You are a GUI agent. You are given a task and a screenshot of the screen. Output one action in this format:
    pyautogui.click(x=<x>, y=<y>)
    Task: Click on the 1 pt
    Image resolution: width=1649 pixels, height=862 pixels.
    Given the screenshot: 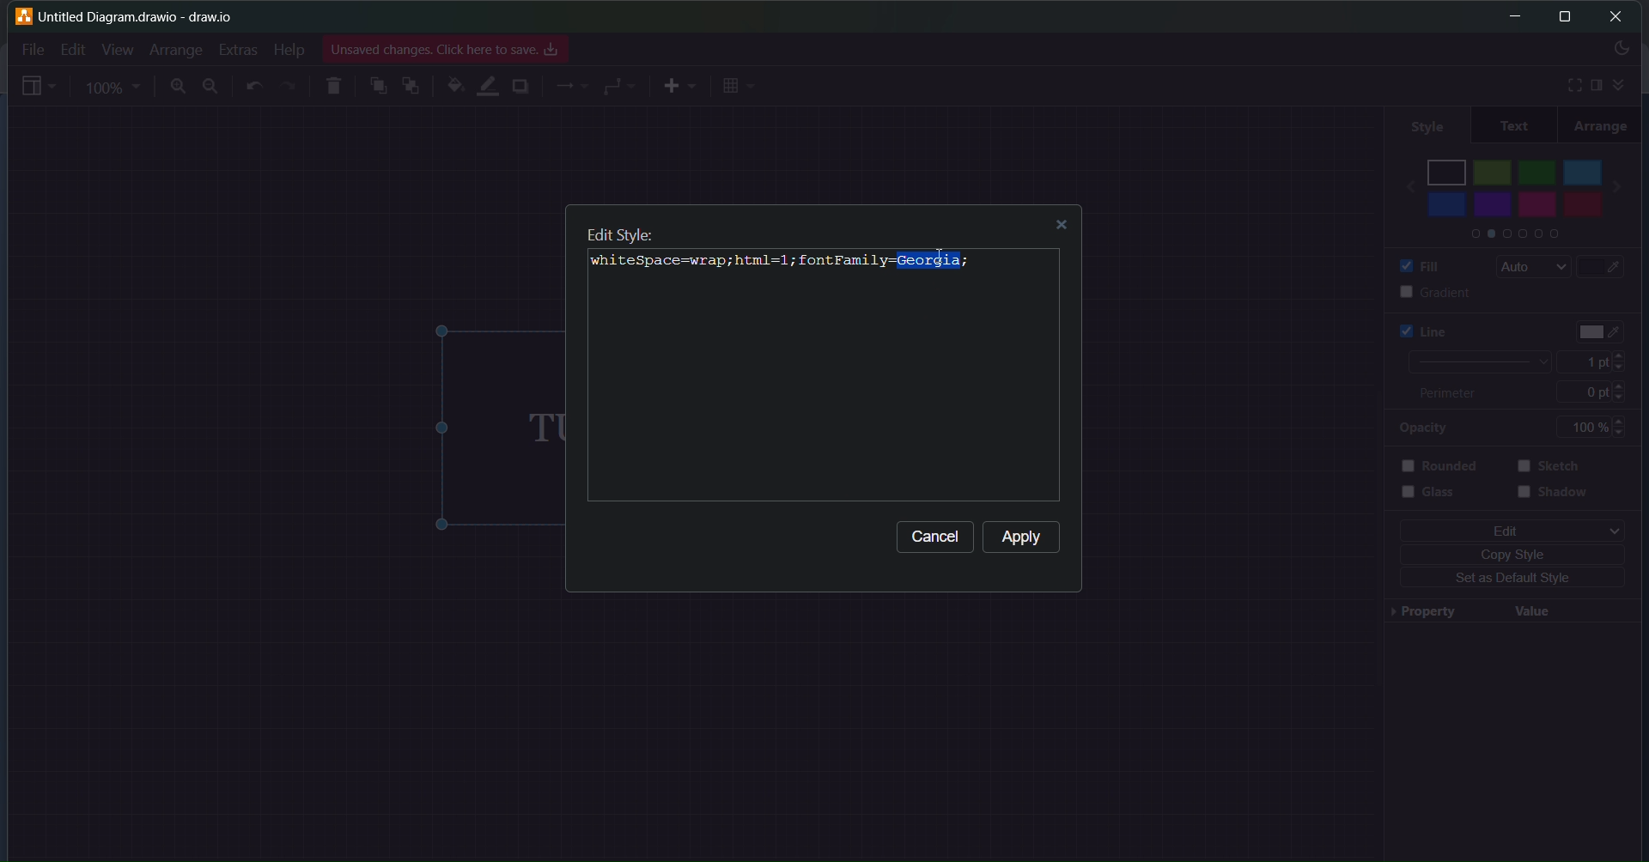 What is the action you would take?
    pyautogui.click(x=1598, y=362)
    